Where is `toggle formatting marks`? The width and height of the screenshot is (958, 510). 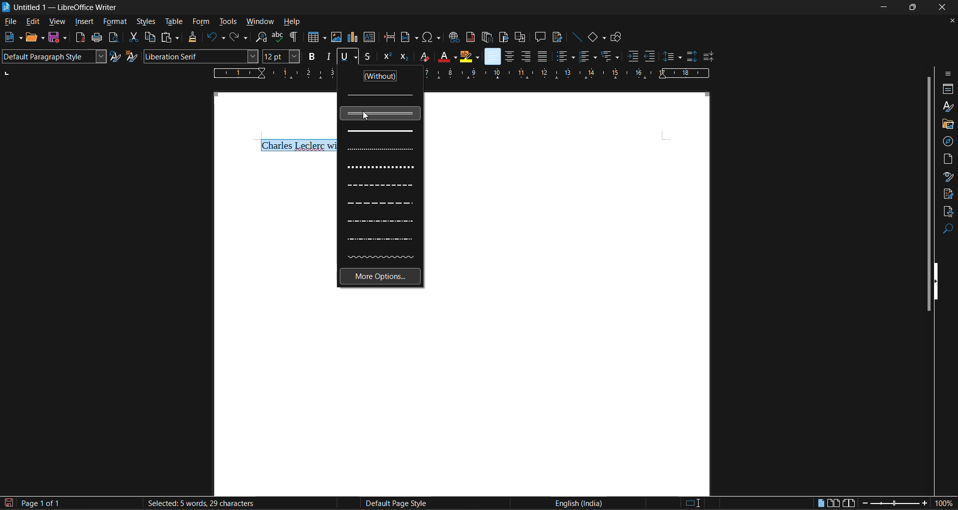
toggle formatting marks is located at coordinates (295, 37).